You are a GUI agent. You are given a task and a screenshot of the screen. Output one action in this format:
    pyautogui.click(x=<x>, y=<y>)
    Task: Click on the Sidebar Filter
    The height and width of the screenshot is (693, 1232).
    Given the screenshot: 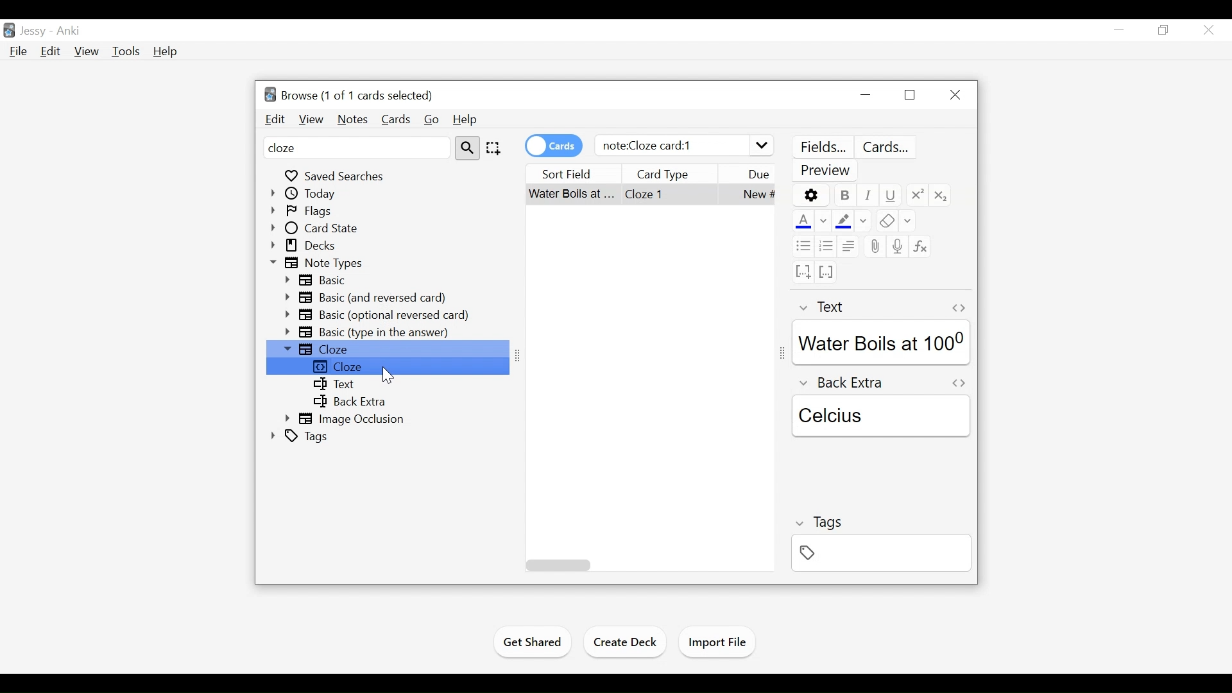 What is the action you would take?
    pyautogui.click(x=357, y=148)
    